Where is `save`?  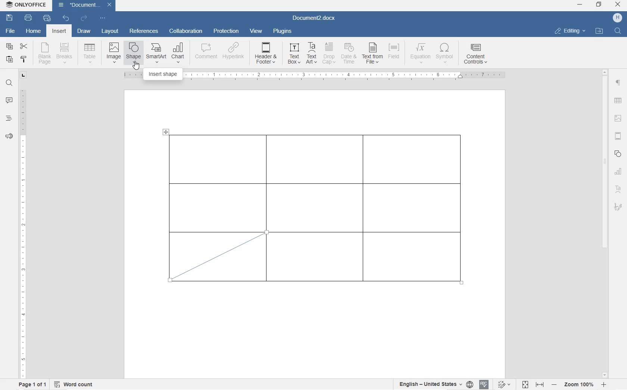 save is located at coordinates (10, 18).